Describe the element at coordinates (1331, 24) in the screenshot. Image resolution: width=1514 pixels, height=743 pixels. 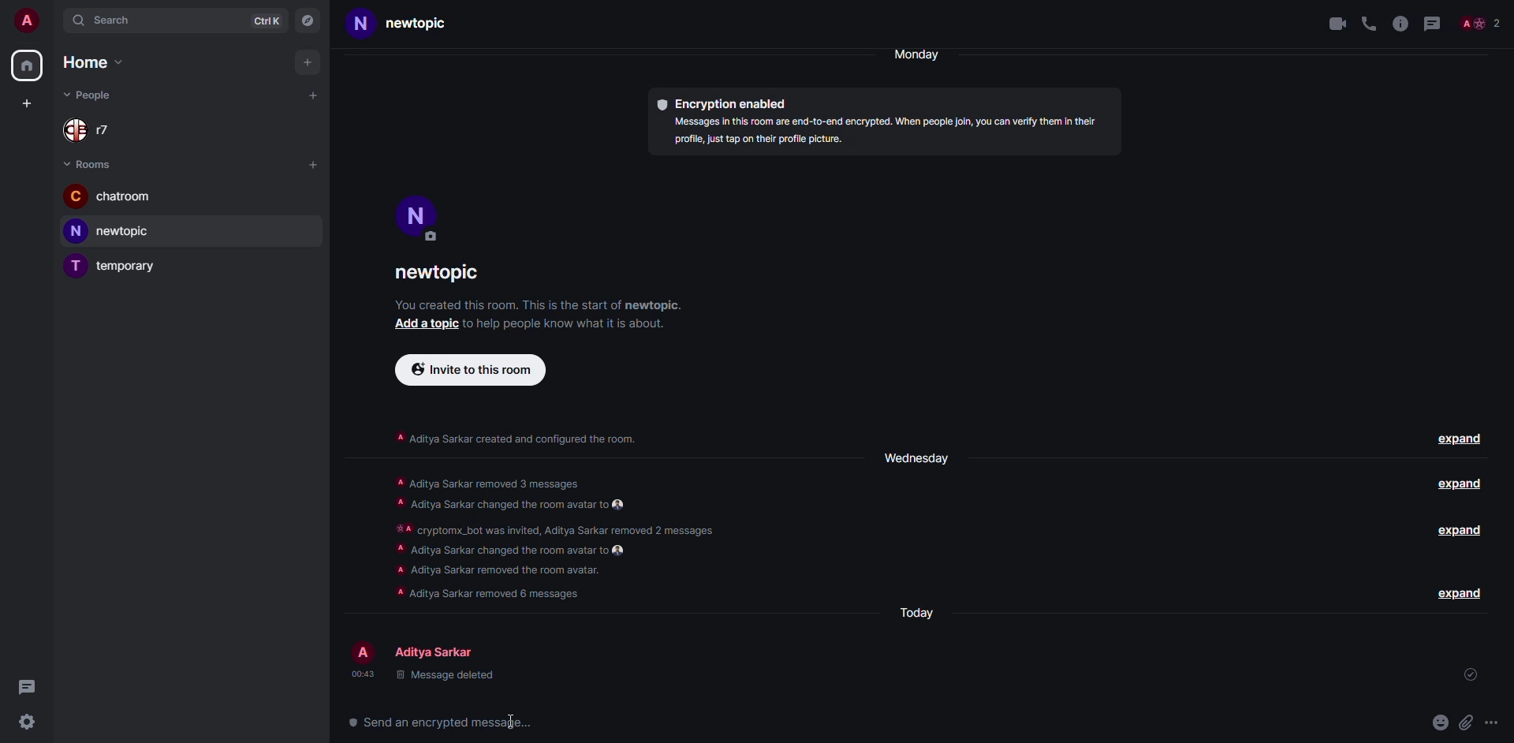
I see `video` at that location.